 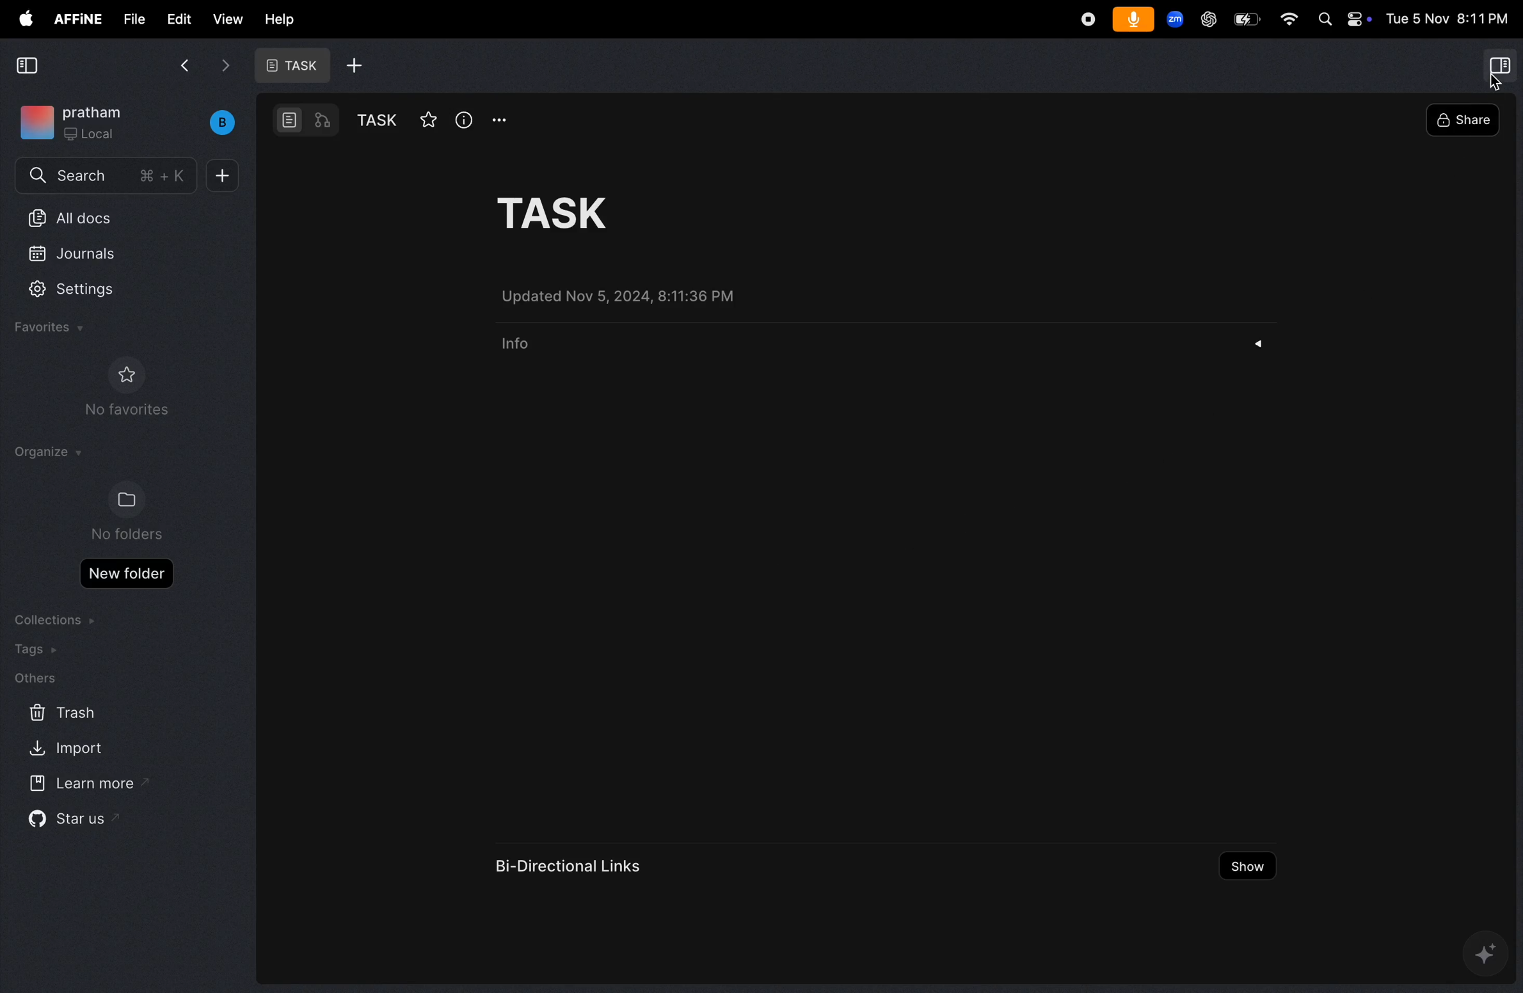 What do you see at coordinates (108, 217) in the screenshot?
I see `all docs` at bounding box center [108, 217].